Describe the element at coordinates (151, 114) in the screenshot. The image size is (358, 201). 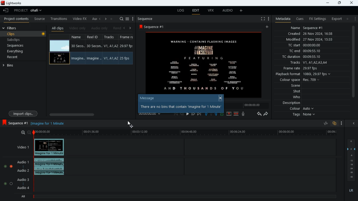
I see `time` at that location.